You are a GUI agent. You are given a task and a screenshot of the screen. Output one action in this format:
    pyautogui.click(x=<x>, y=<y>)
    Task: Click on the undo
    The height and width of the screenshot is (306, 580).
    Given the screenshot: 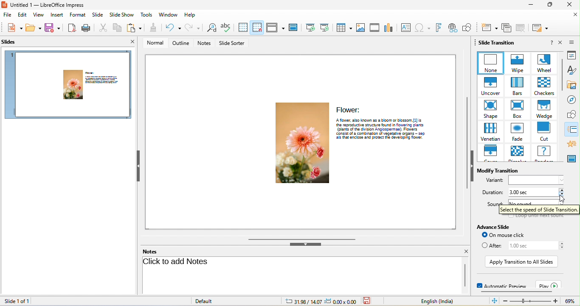 What is the action you would take?
    pyautogui.click(x=172, y=28)
    